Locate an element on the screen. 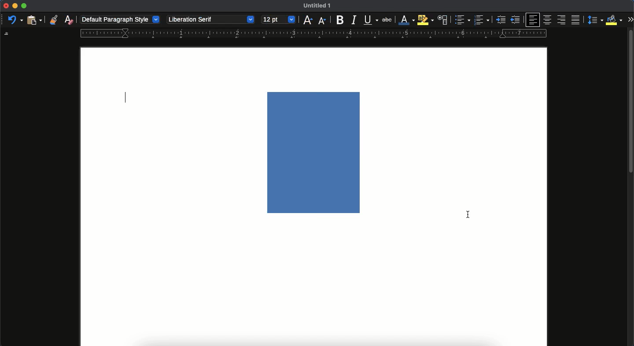 Image resolution: width=634 pixels, height=346 pixels. character is located at coordinates (443, 20).